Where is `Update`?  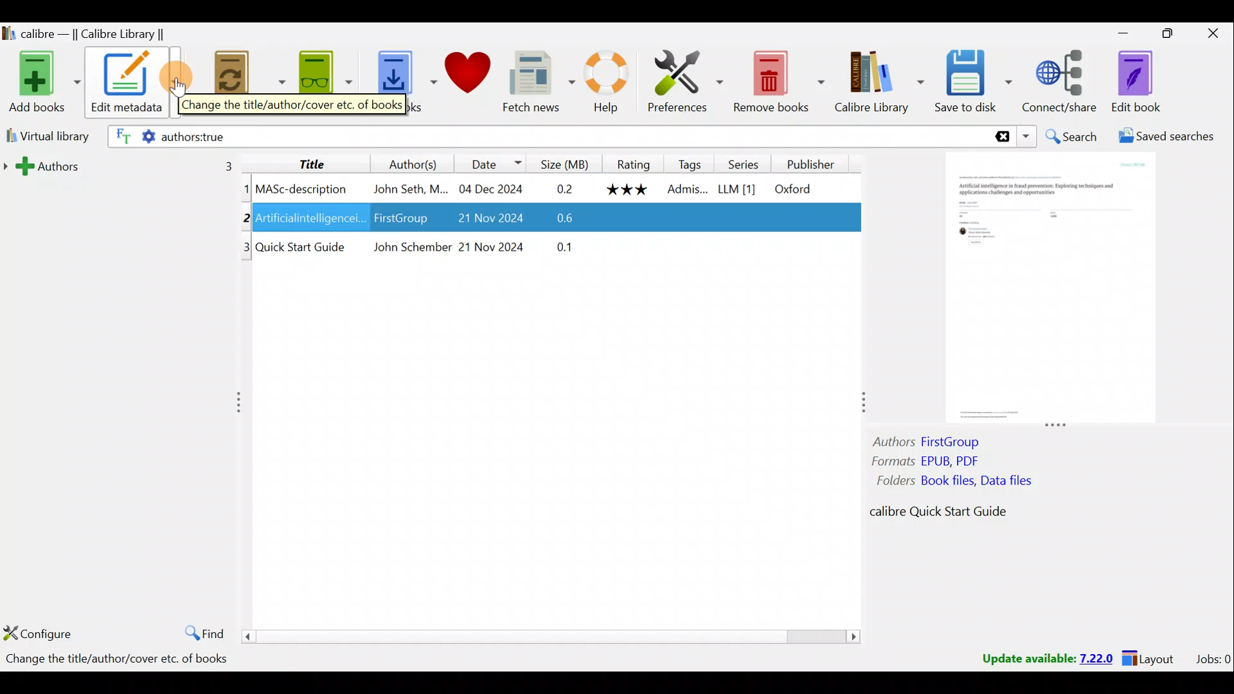 Update is located at coordinates (1046, 659).